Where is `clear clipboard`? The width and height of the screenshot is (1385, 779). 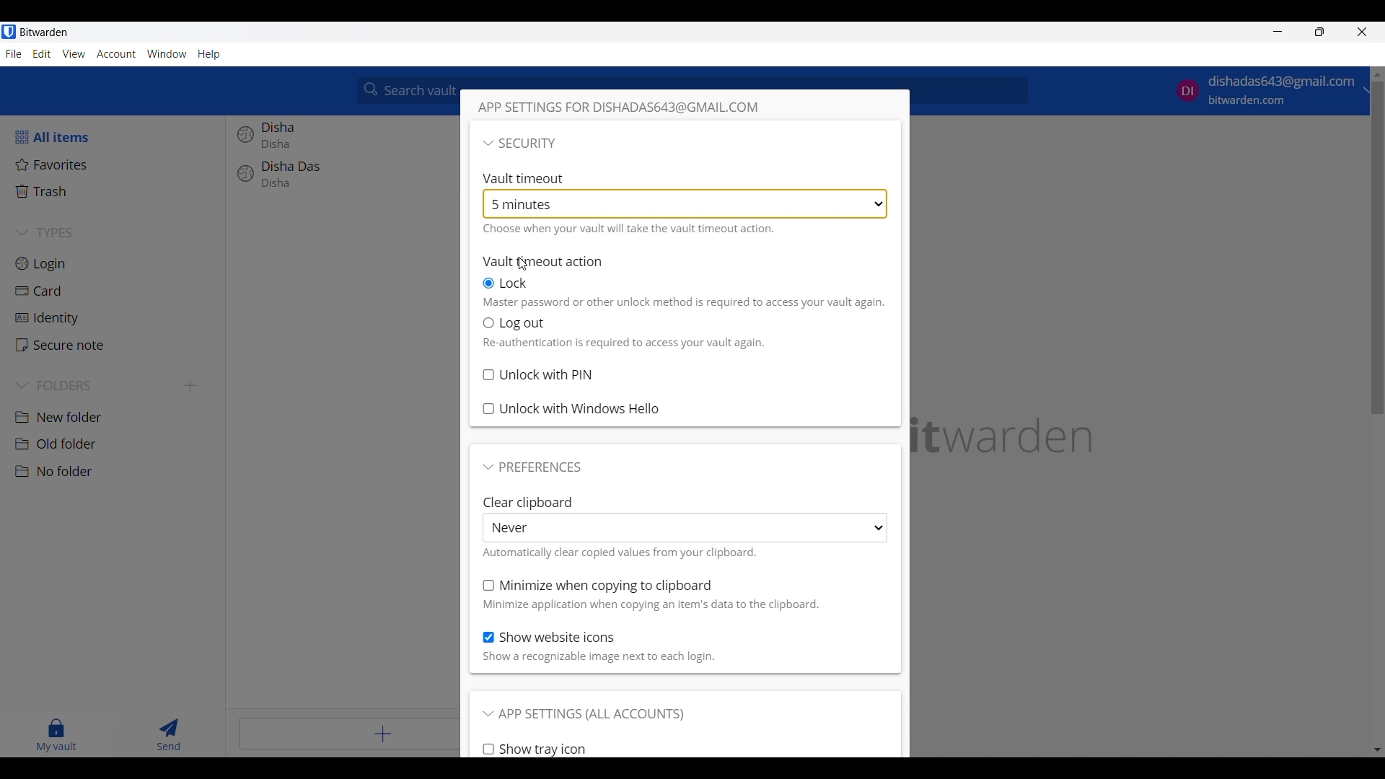 clear clipboard is located at coordinates (527, 501).